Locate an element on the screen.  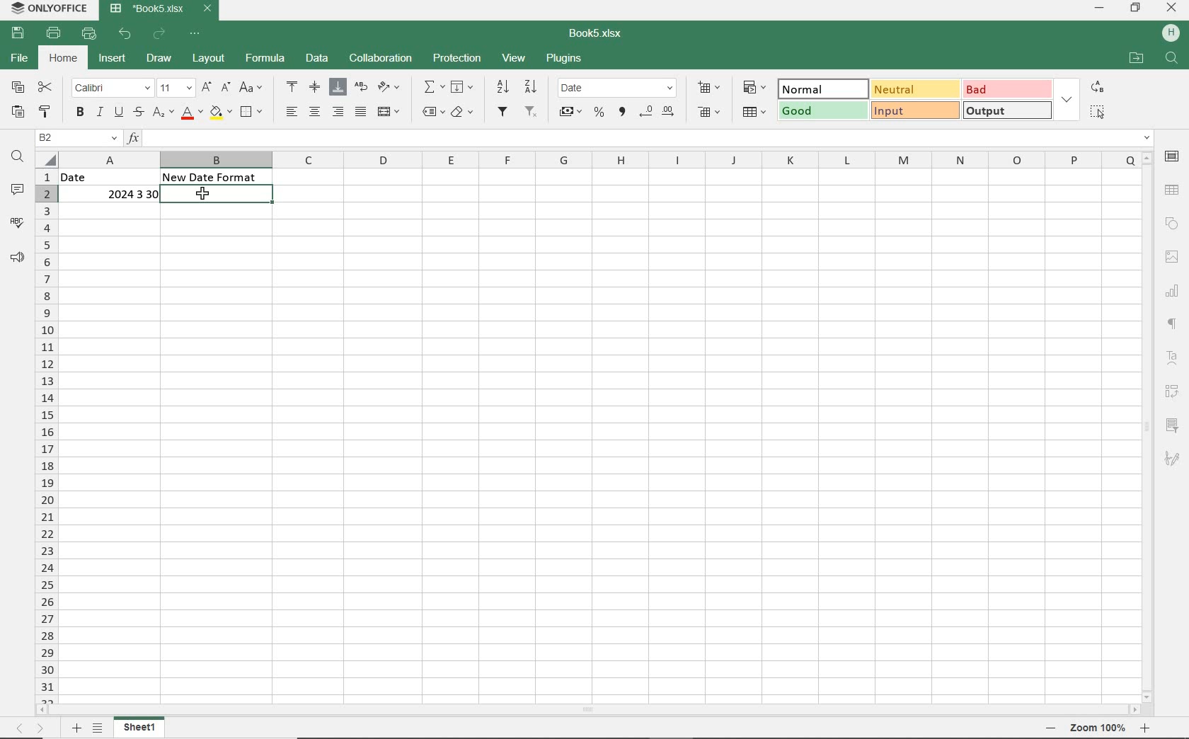
MINIMIZE is located at coordinates (1100, 9).